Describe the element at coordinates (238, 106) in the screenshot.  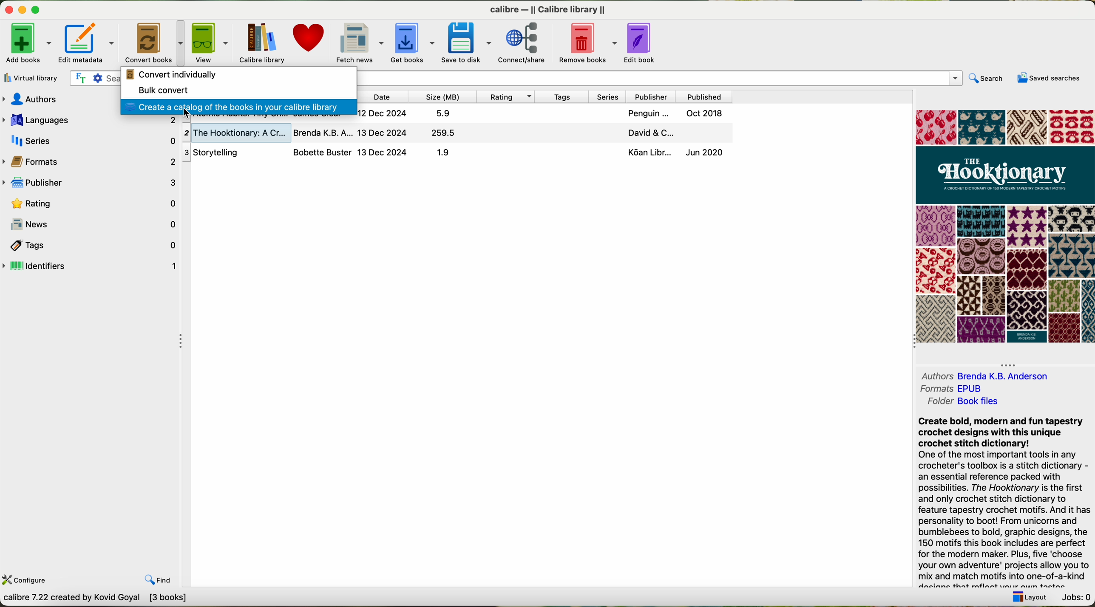
I see `create a catalog of the books in your calibre library` at that location.